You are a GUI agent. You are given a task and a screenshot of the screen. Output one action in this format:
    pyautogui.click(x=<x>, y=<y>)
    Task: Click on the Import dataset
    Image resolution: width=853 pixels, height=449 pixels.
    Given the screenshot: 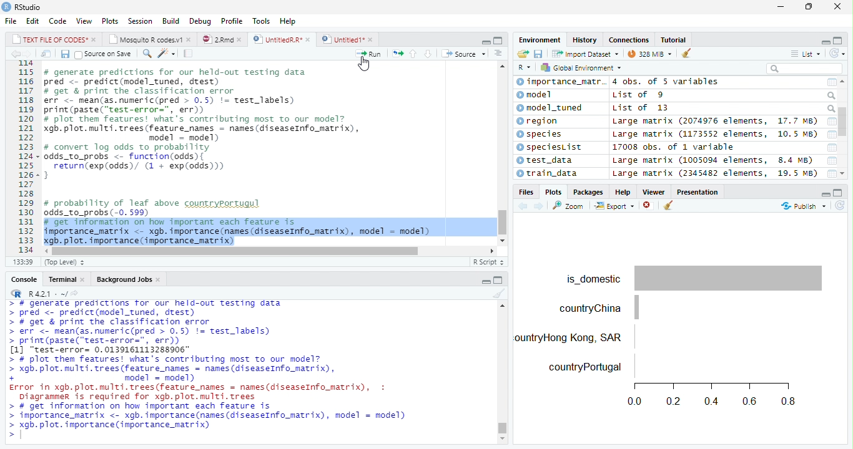 What is the action you would take?
    pyautogui.click(x=584, y=53)
    